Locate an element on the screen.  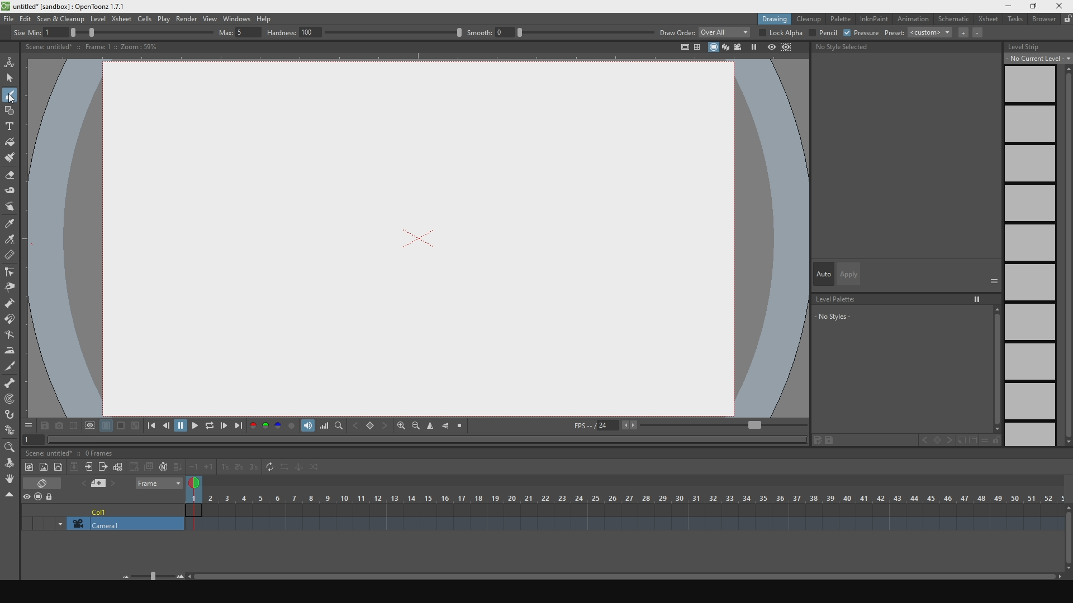
erase is located at coordinates (11, 175).